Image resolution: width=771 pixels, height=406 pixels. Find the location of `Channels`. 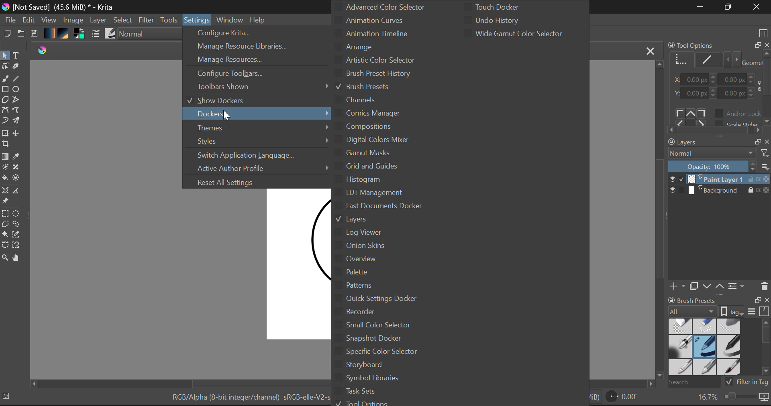

Channels is located at coordinates (359, 100).